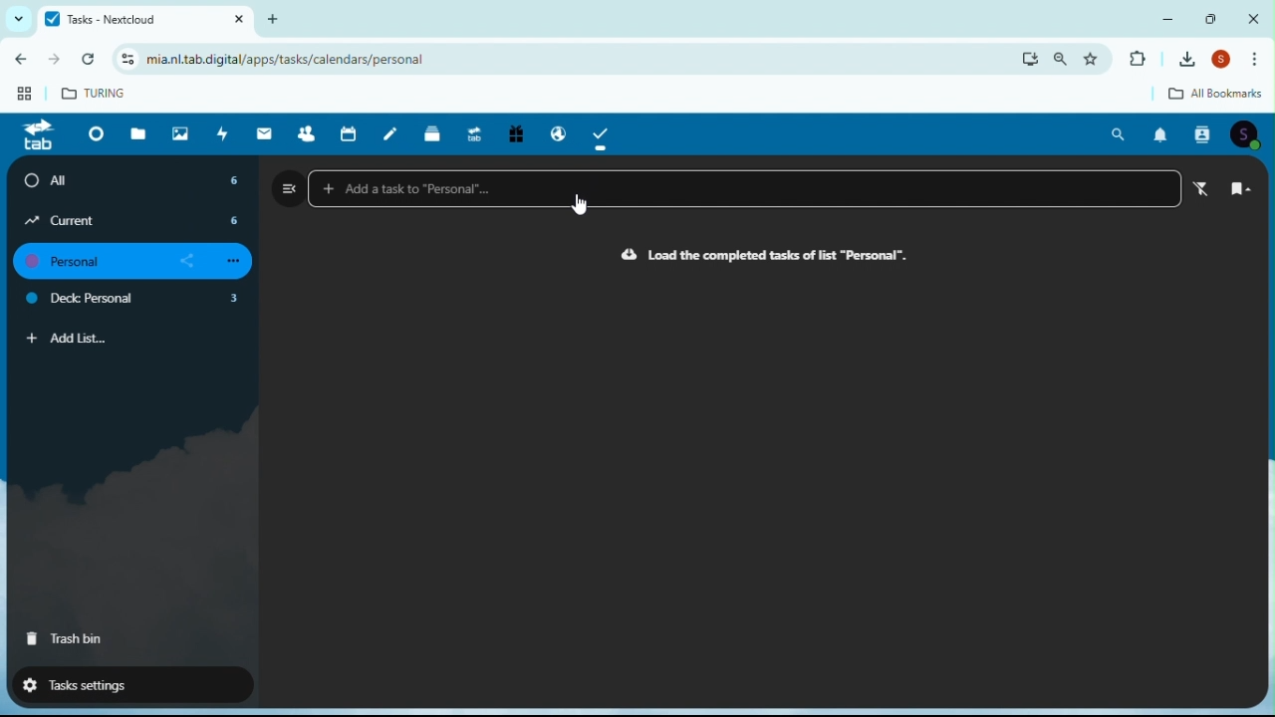  Describe the element at coordinates (603, 133) in the screenshot. I see `Task` at that location.